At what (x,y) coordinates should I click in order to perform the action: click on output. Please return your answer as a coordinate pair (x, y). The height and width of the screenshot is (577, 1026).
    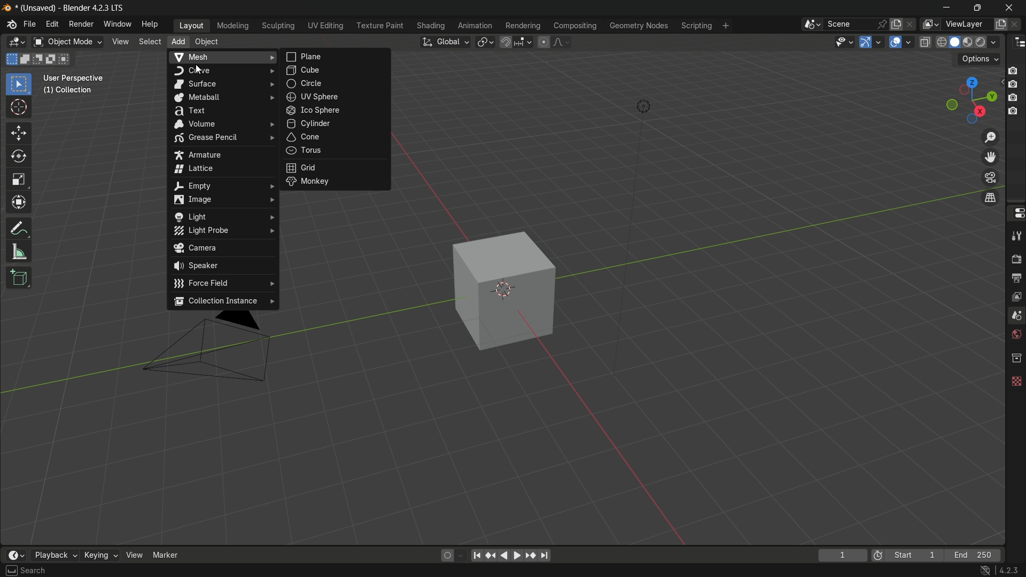
    Looking at the image, I should click on (1016, 279).